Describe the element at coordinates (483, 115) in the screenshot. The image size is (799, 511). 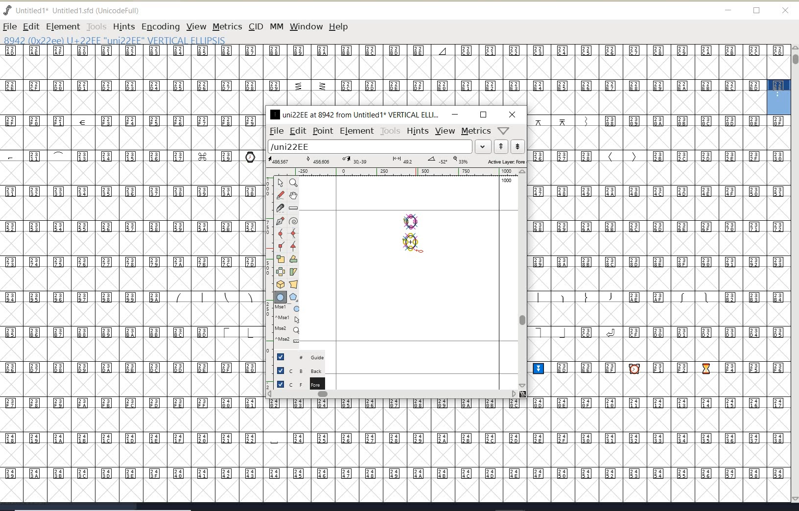
I see `restore` at that location.